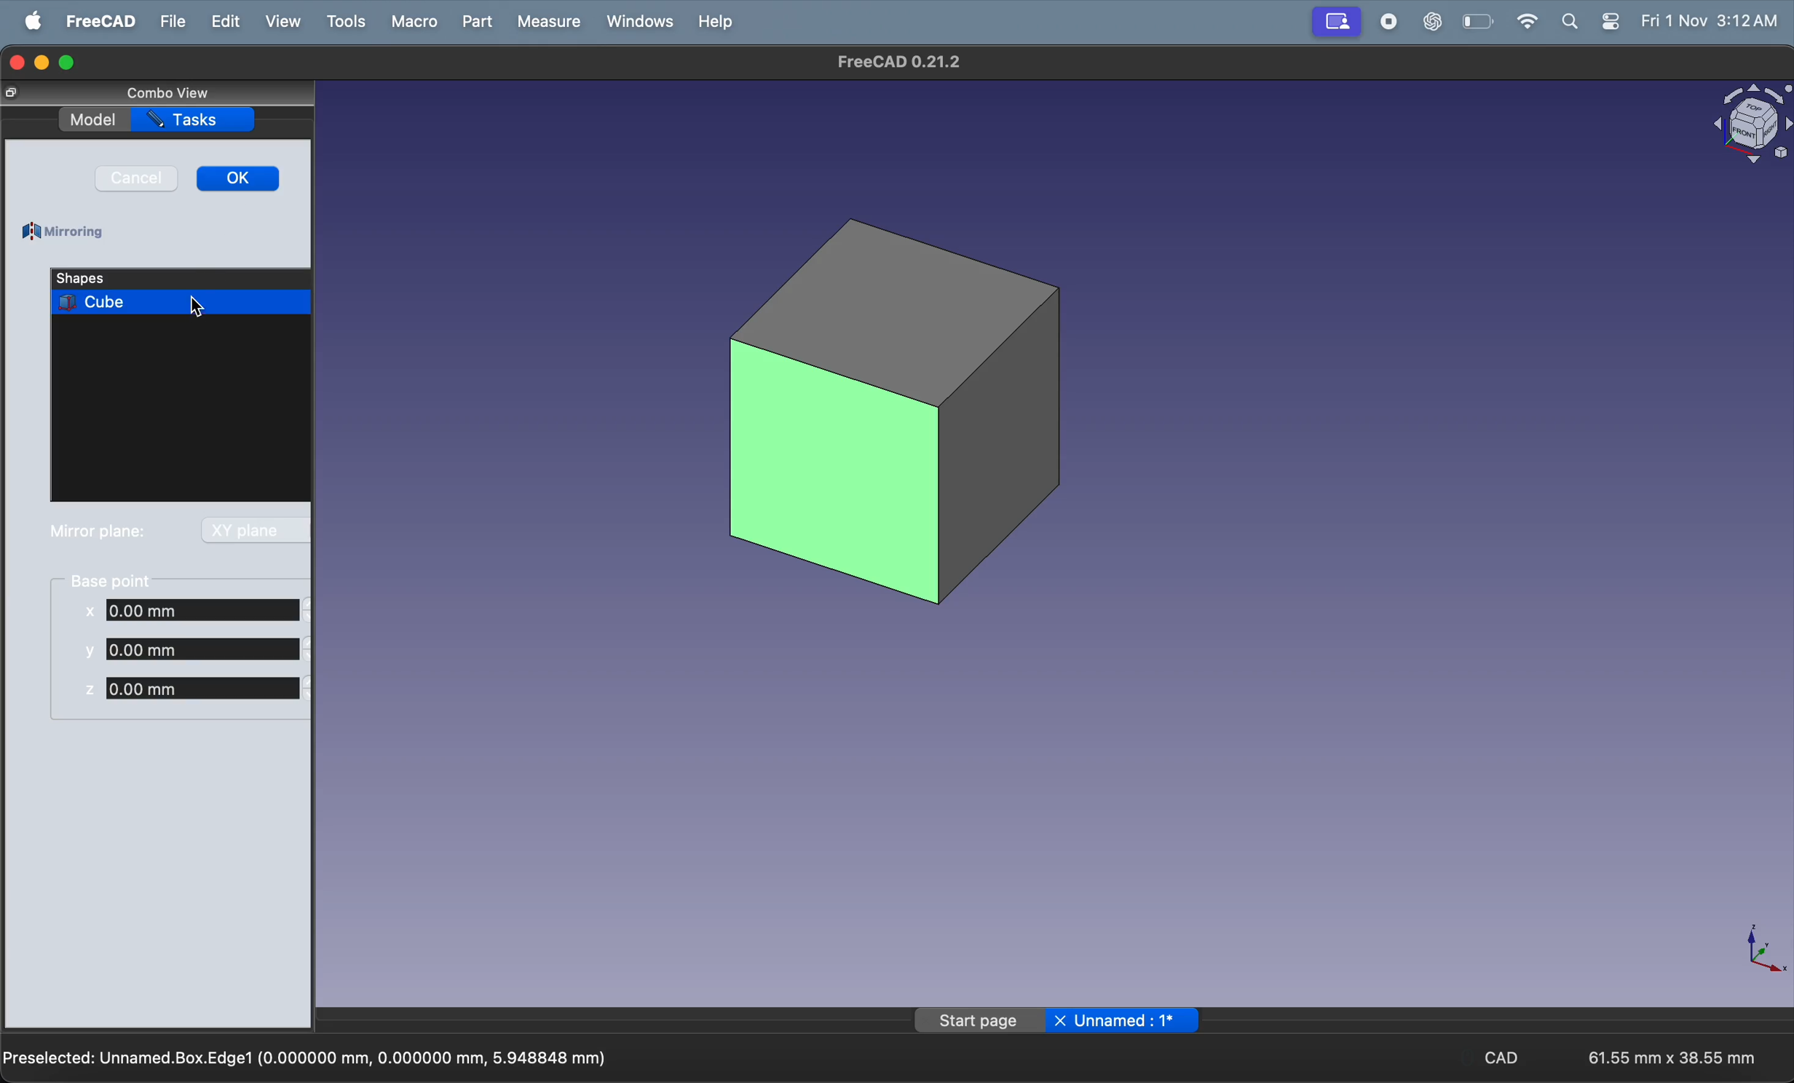  What do you see at coordinates (197, 612) in the screenshot?
I see `x coordinate` at bounding box center [197, 612].